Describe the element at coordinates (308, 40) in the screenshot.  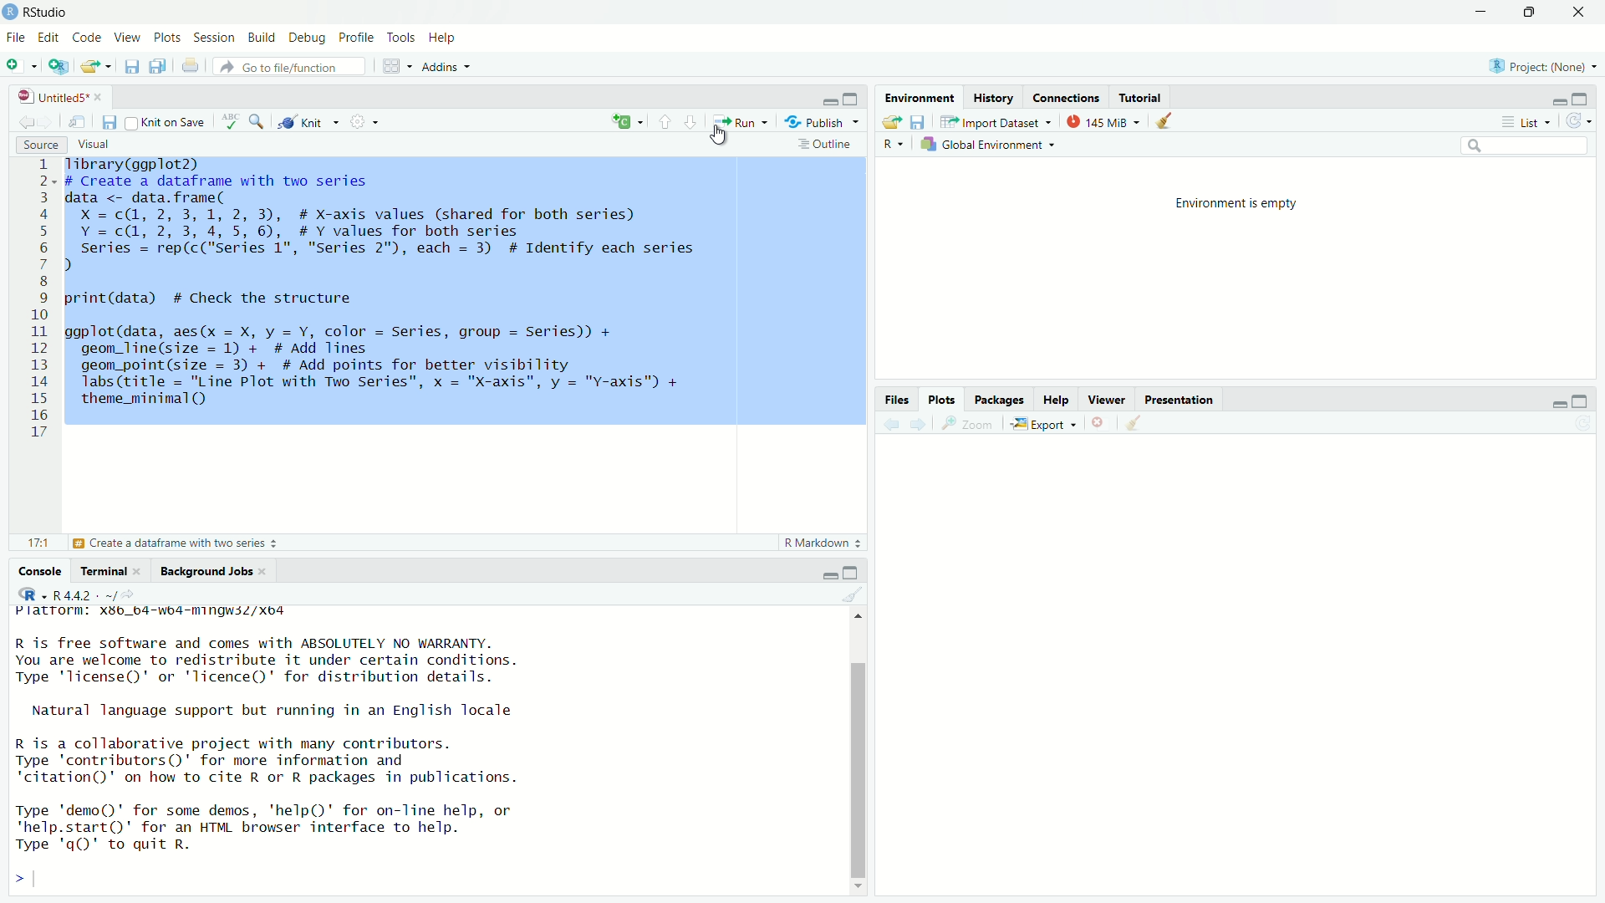
I see `Debug` at that location.